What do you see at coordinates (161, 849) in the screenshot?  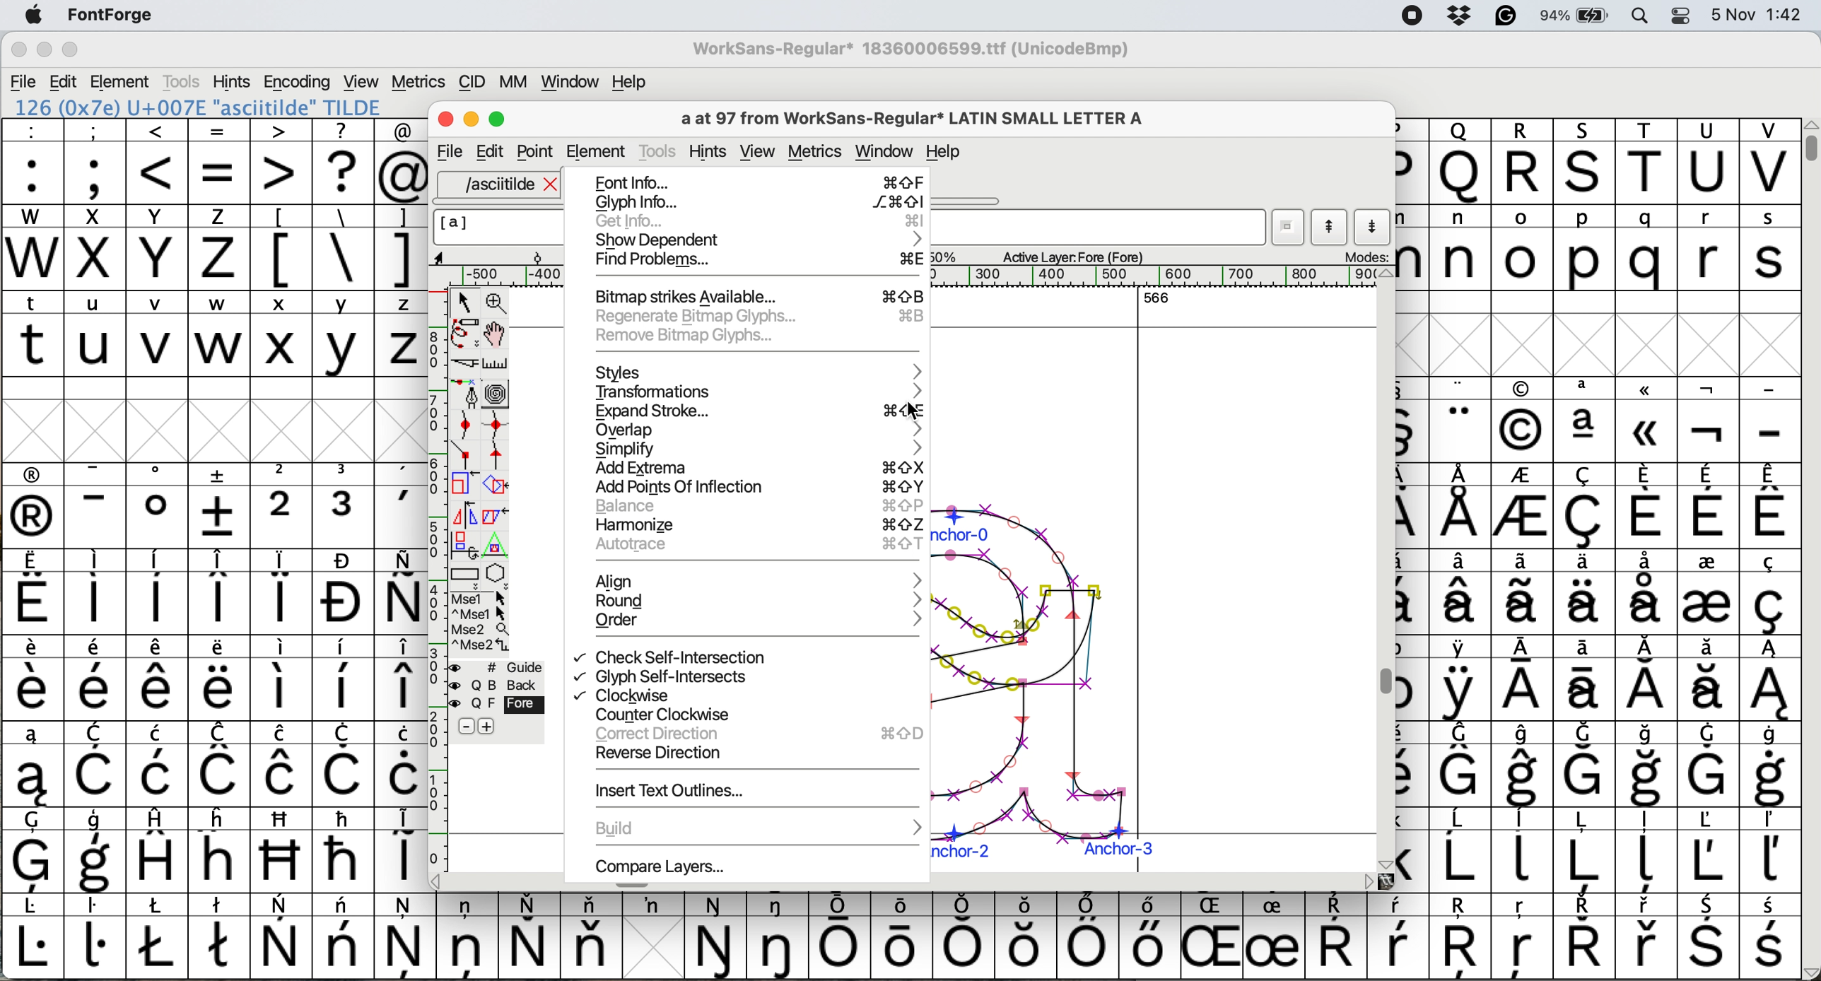 I see `symbol` at bounding box center [161, 849].